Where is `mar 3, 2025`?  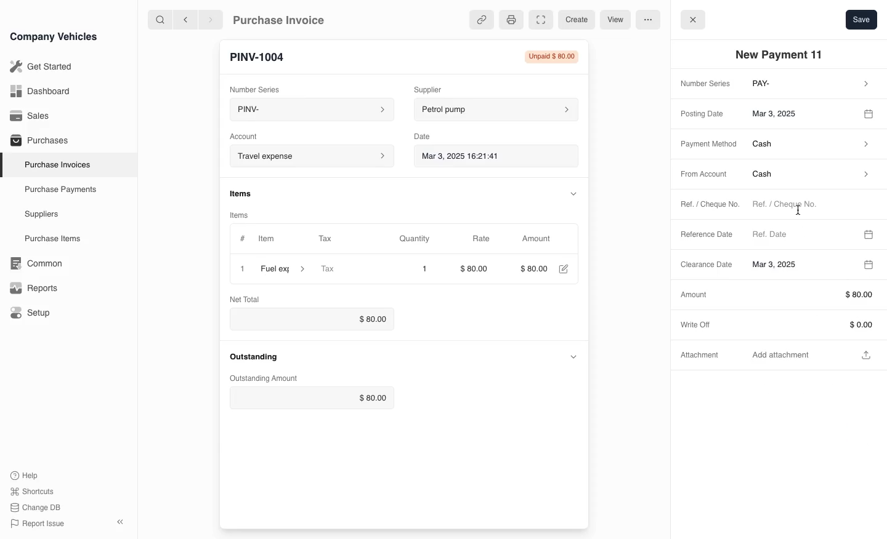 mar 3, 2025 is located at coordinates (800, 113).